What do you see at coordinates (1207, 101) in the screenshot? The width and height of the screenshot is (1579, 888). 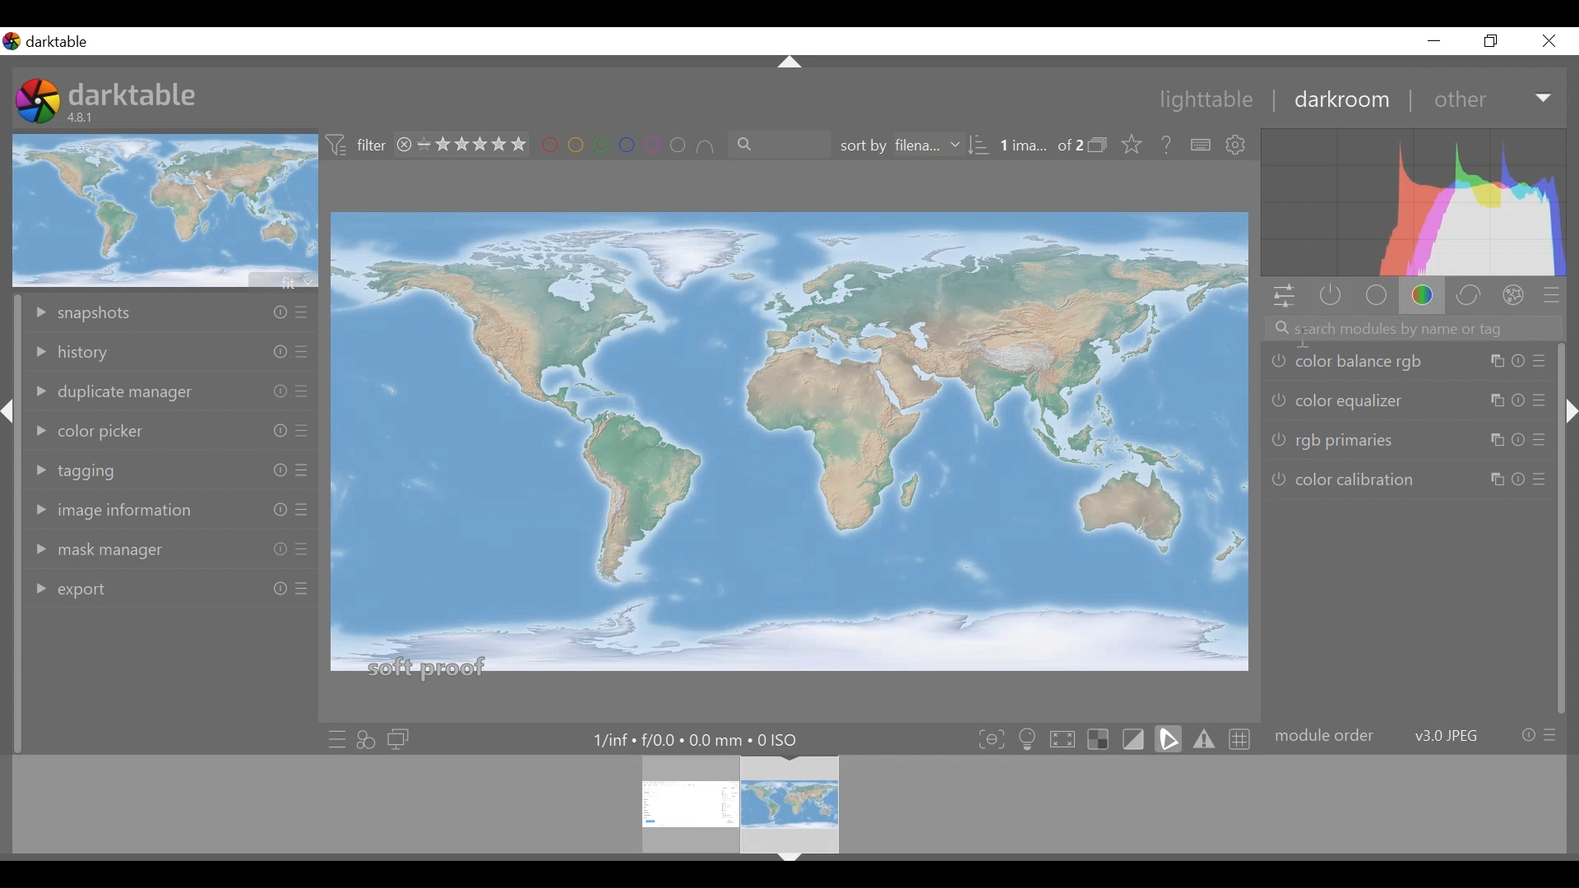 I see `lighttable` at bounding box center [1207, 101].